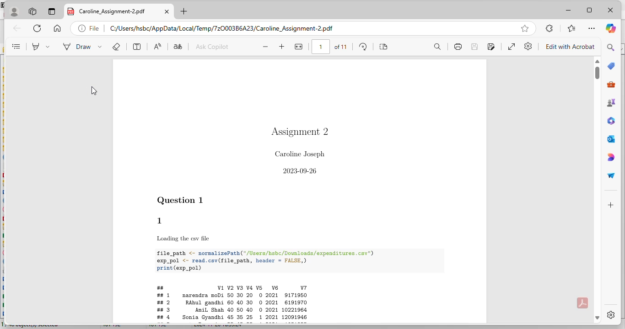  Describe the element at coordinates (83, 46) in the screenshot. I see `draw` at that location.